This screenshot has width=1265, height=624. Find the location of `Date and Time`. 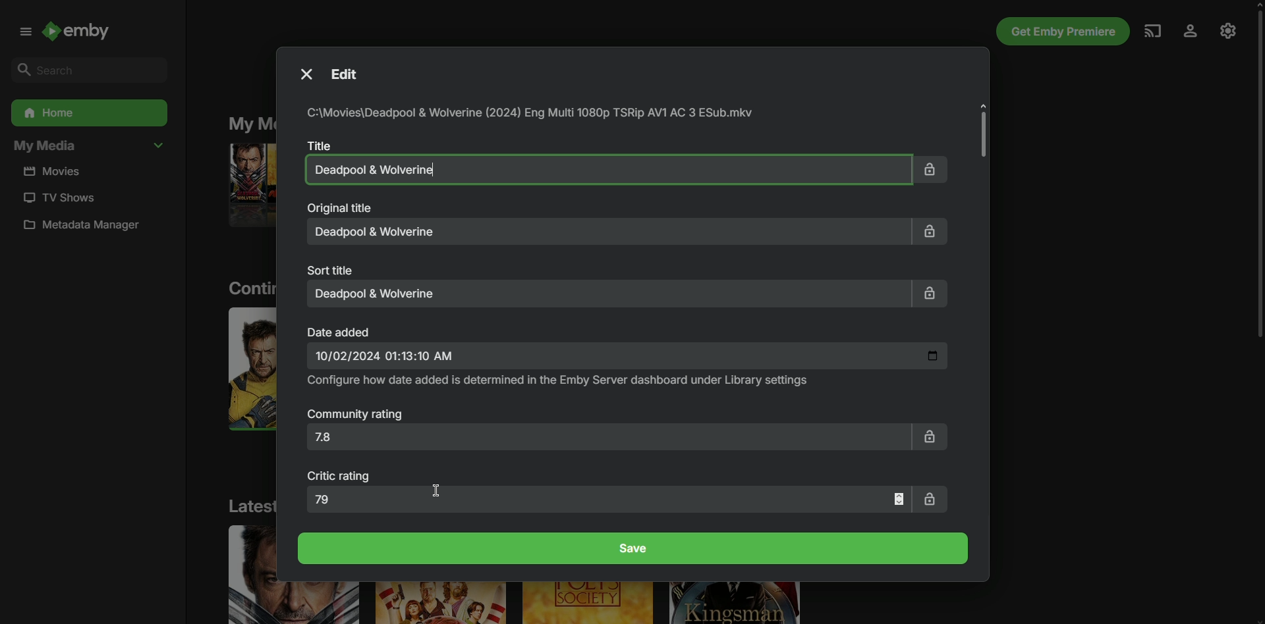

Date and Time is located at coordinates (627, 357).